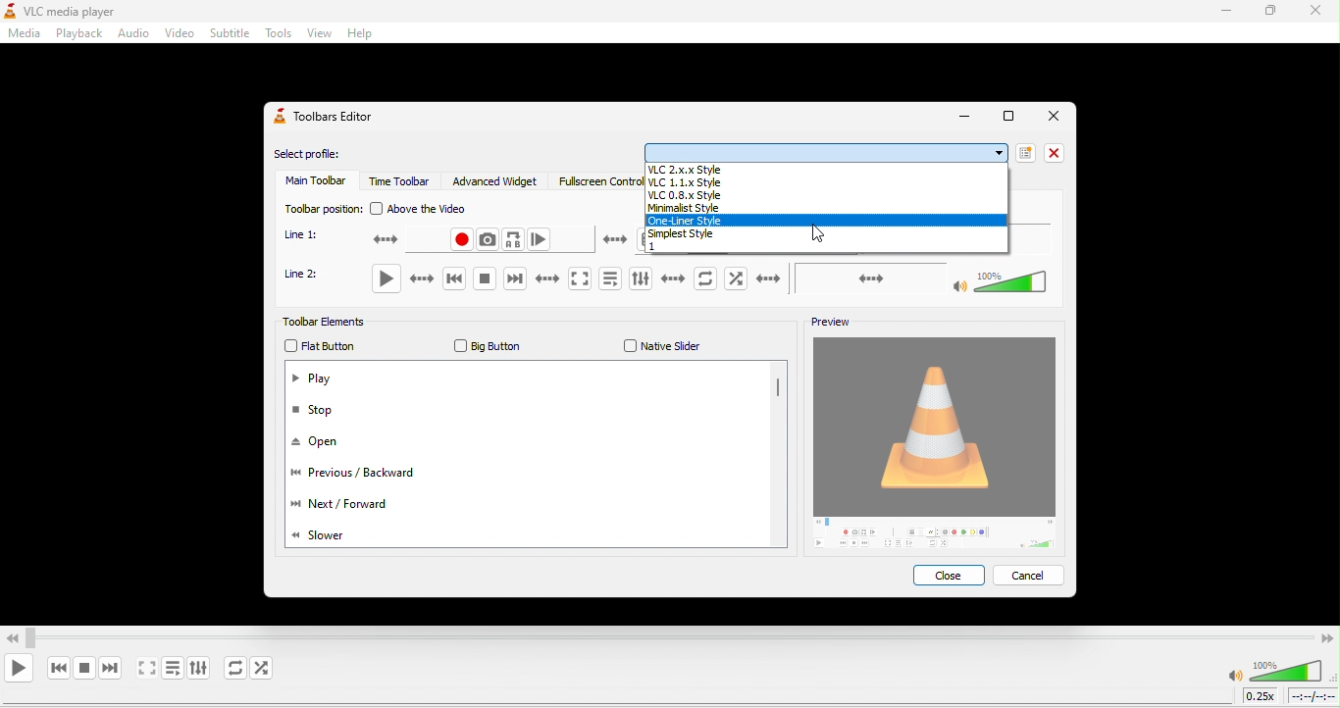  What do you see at coordinates (829, 233) in the screenshot?
I see `simplest style` at bounding box center [829, 233].